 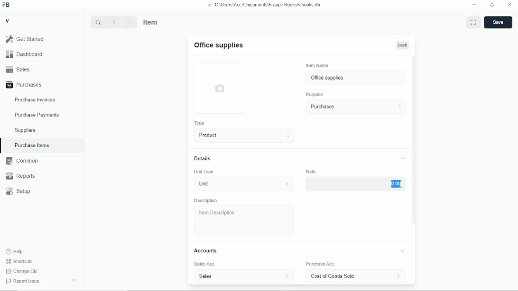 What do you see at coordinates (400, 185) in the screenshot?
I see `cursor` at bounding box center [400, 185].